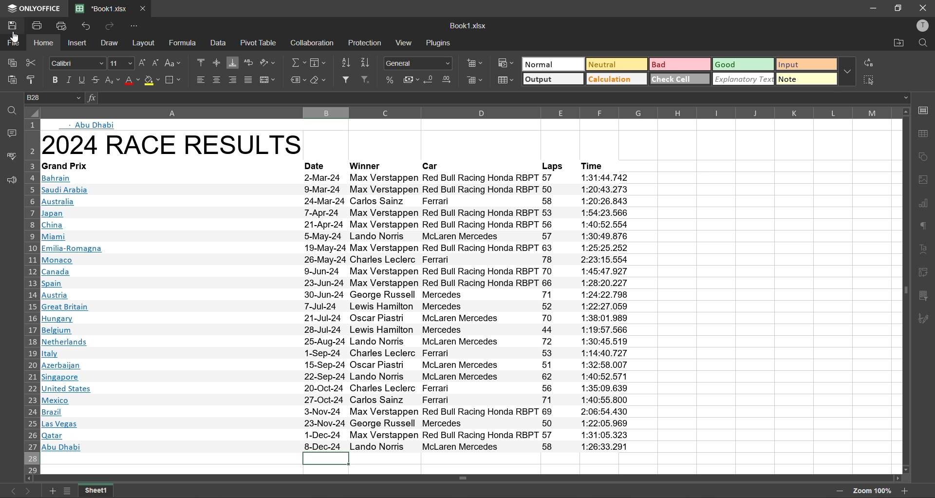 The height and width of the screenshot is (498, 935). I want to click on summation, so click(296, 63).